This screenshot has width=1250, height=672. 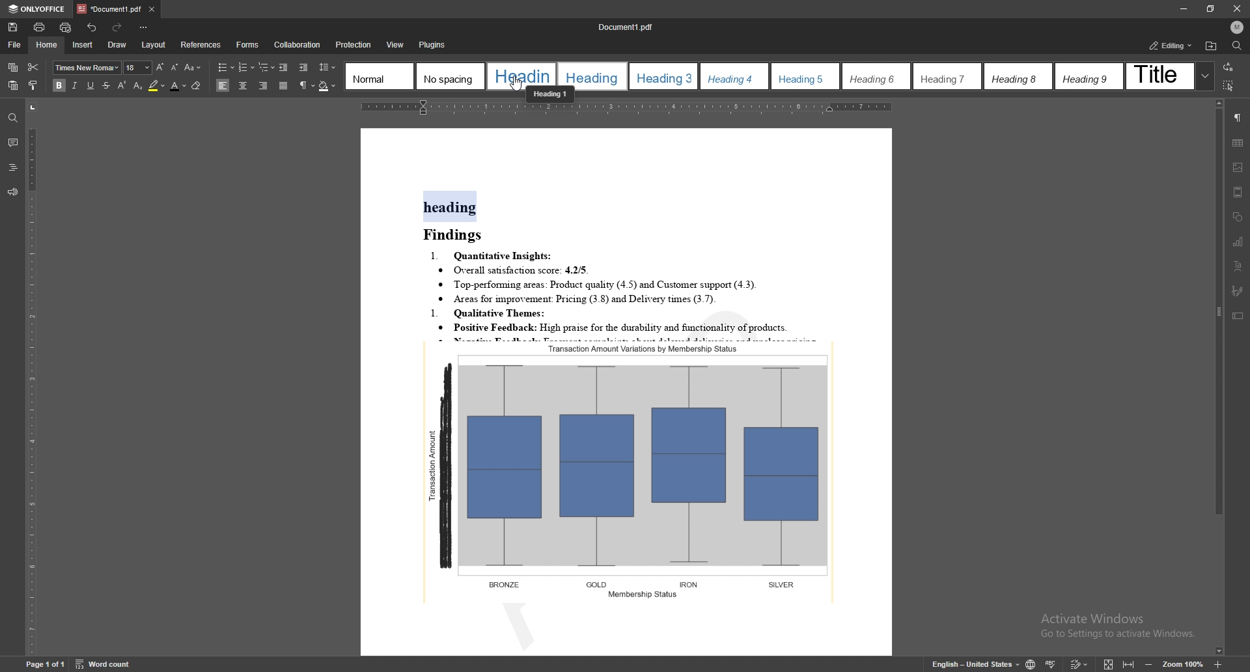 I want to click on highlight color, so click(x=157, y=86).